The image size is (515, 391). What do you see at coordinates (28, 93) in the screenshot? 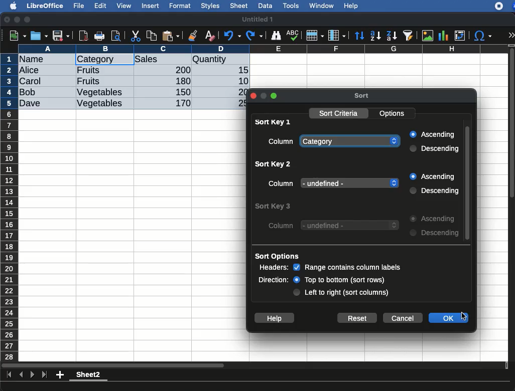
I see `Bob` at bounding box center [28, 93].